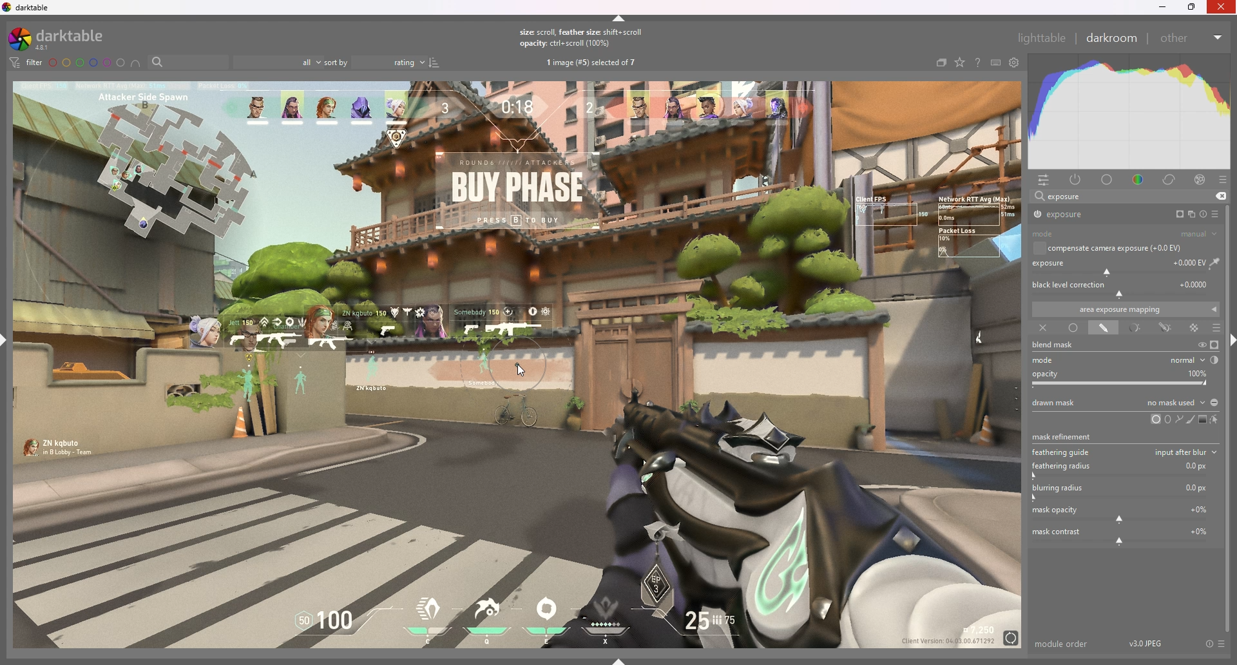 The width and height of the screenshot is (1237, 665). I want to click on reset, so click(1203, 214).